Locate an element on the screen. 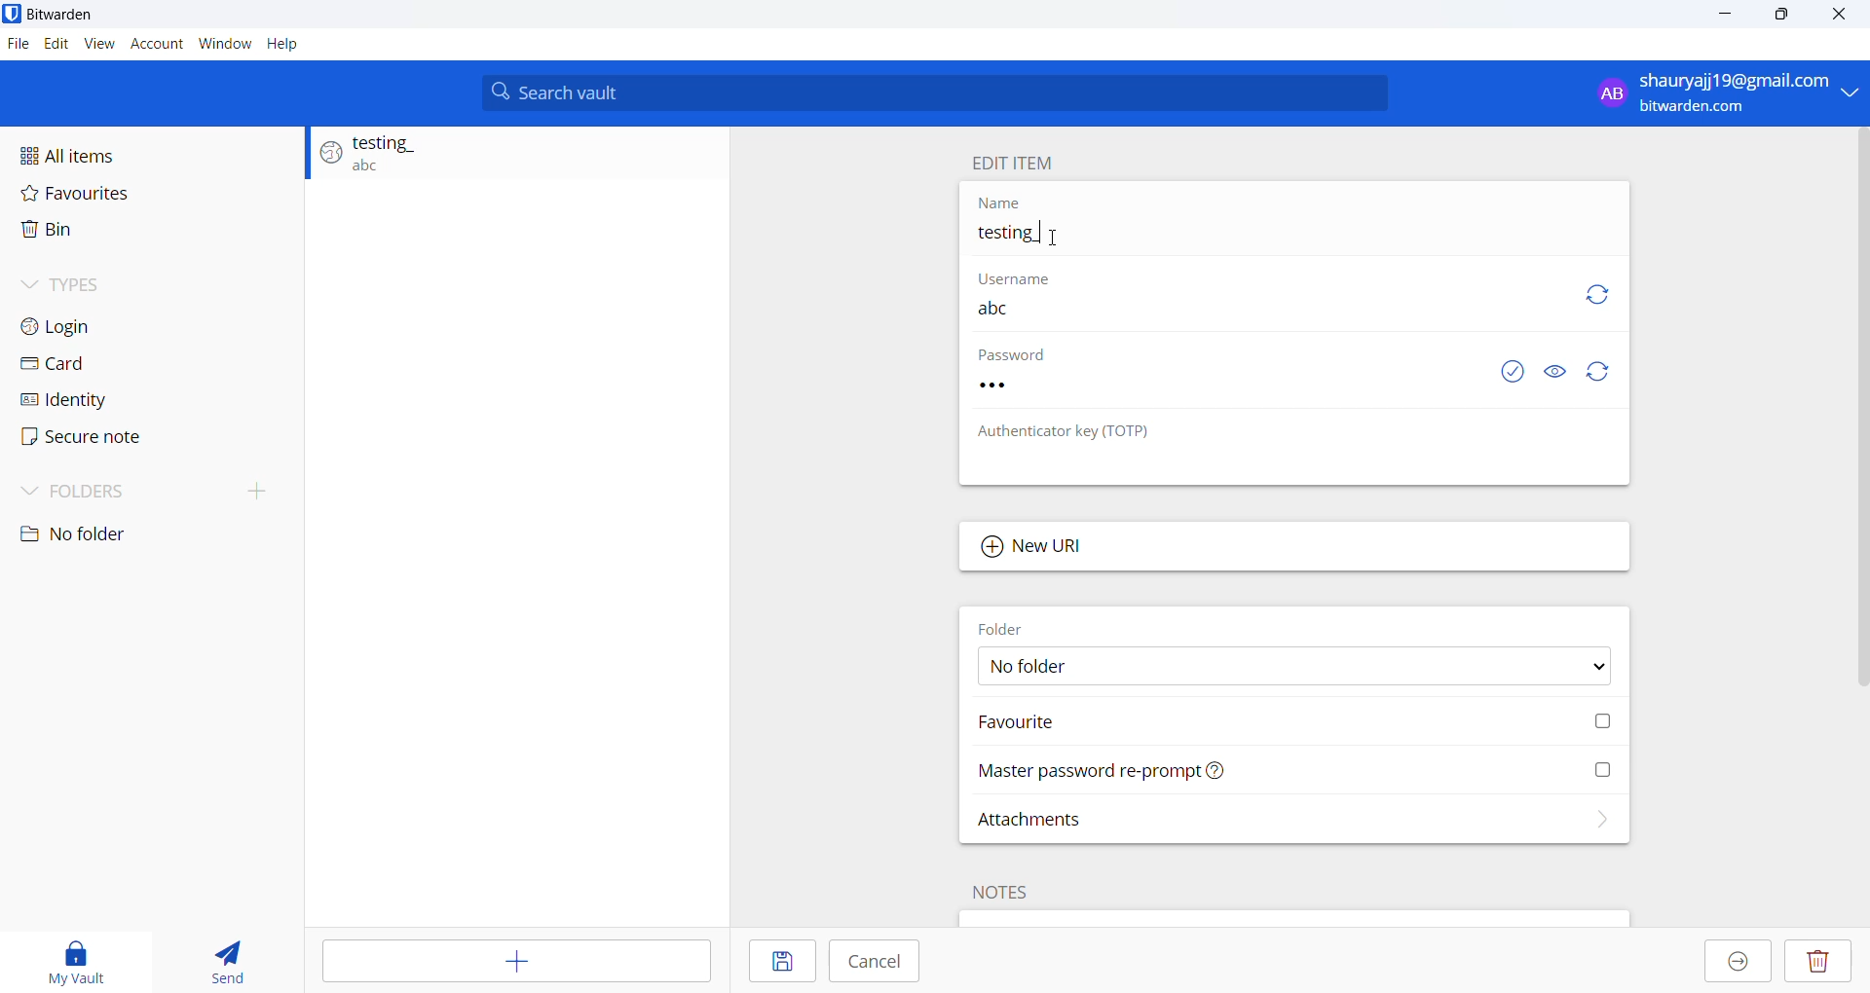 The height and width of the screenshot is (993, 1870). Folders is located at coordinates (104, 493).